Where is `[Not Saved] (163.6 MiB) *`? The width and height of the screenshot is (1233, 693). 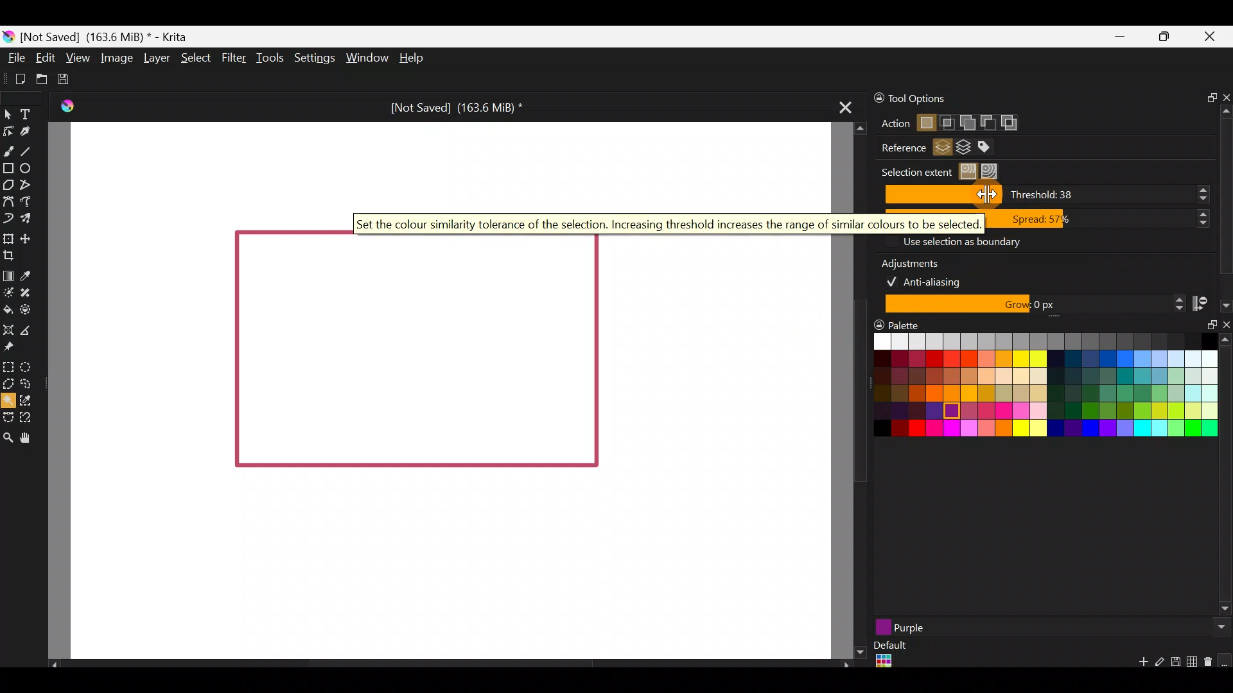 [Not Saved] (163.6 MiB) * is located at coordinates (455, 105).